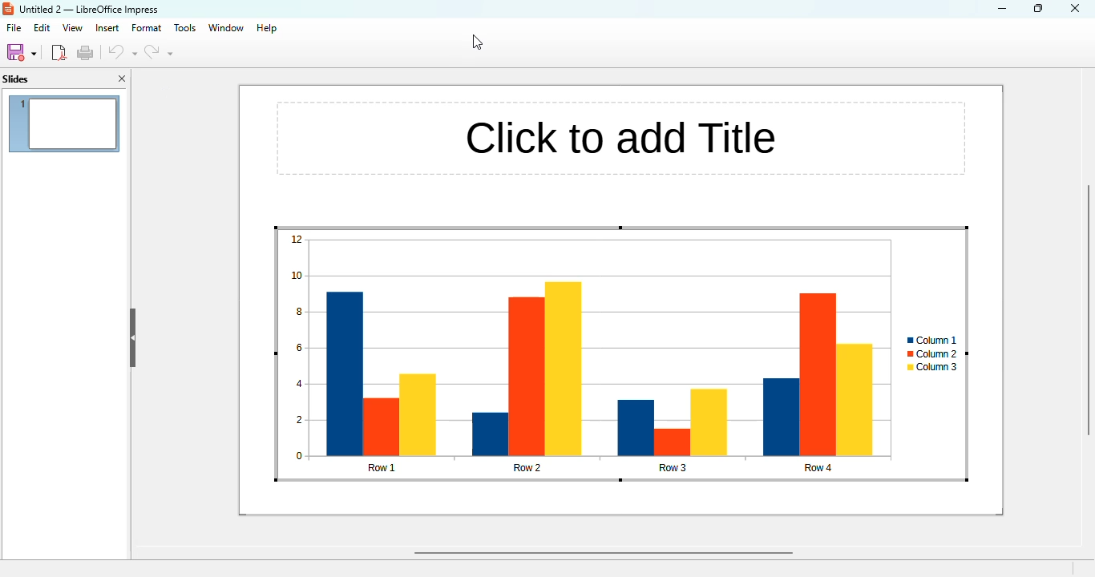 The height and width of the screenshot is (577, 1095). Describe the element at coordinates (107, 28) in the screenshot. I see `insert` at that location.